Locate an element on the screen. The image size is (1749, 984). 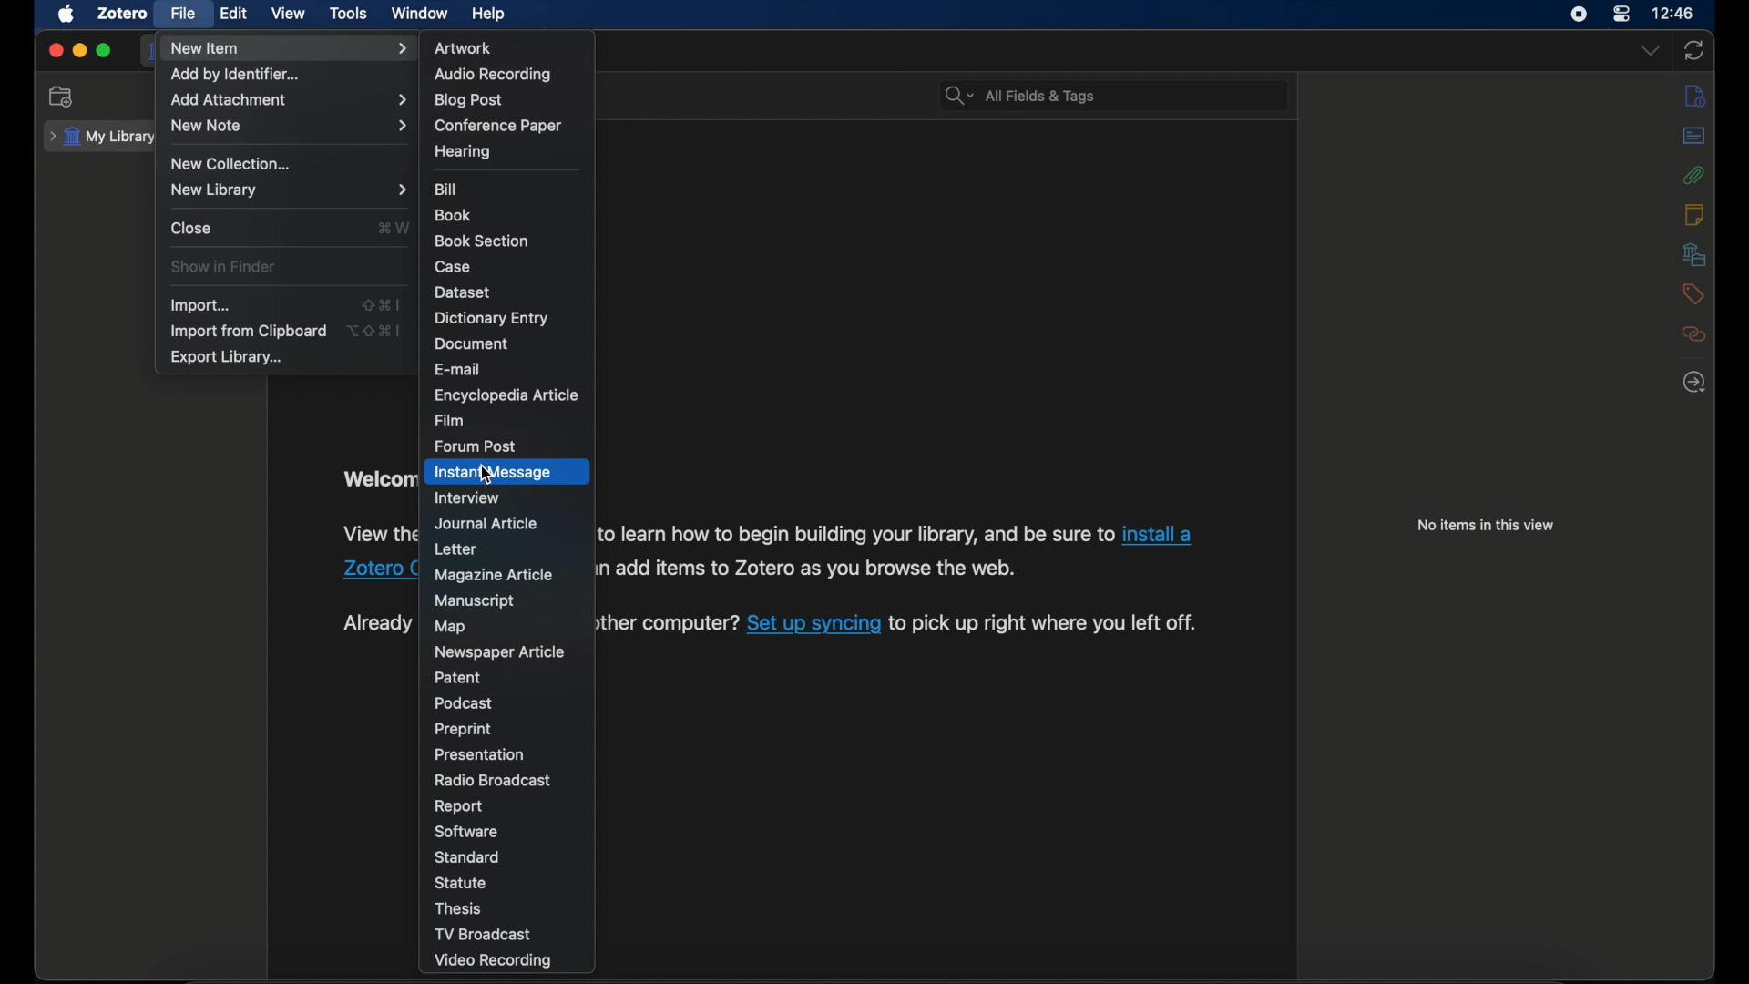
map is located at coordinates (450, 627).